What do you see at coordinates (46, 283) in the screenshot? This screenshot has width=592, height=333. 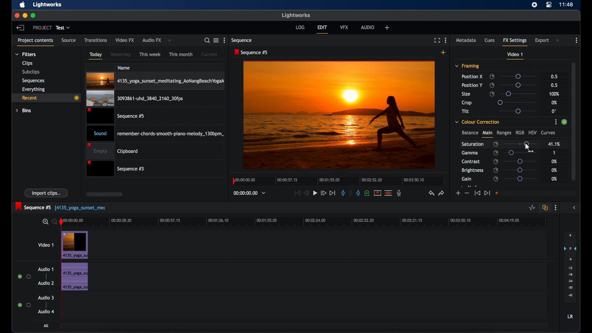 I see `audio 2` at bounding box center [46, 283].